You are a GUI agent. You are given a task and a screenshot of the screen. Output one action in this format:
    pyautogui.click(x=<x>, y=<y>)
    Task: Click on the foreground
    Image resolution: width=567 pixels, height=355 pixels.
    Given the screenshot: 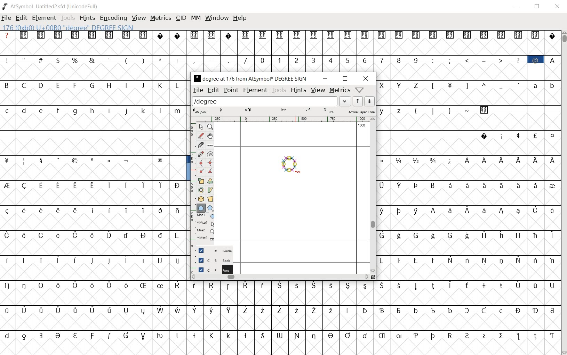 What is the action you would take?
    pyautogui.click(x=211, y=270)
    